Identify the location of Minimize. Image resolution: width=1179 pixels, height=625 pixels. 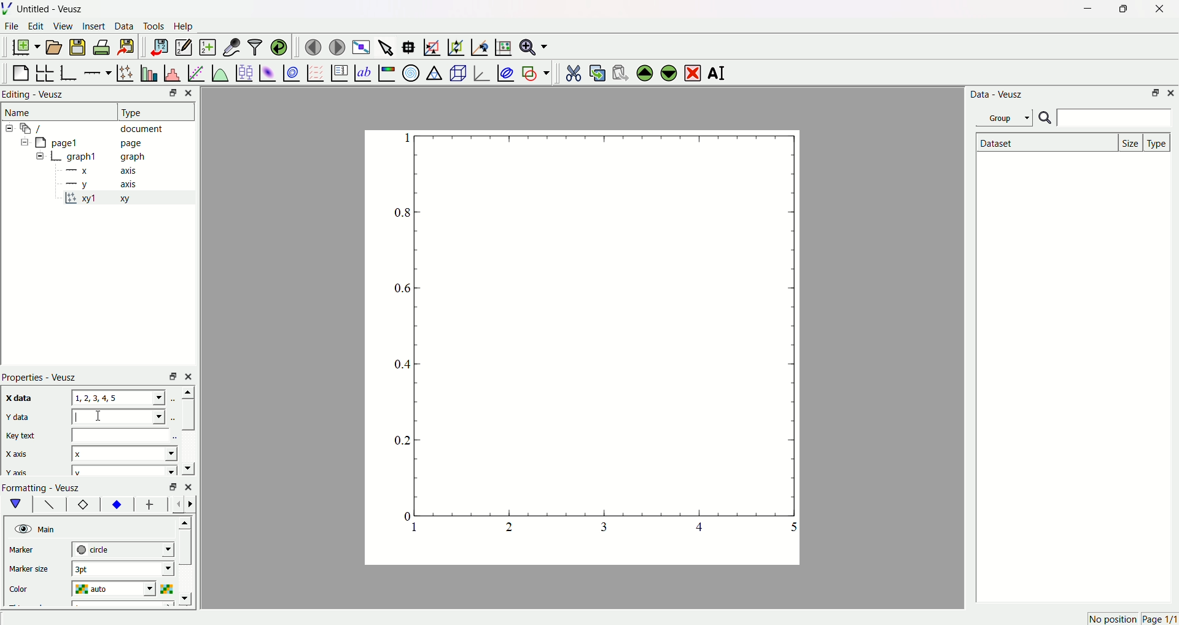
(169, 94).